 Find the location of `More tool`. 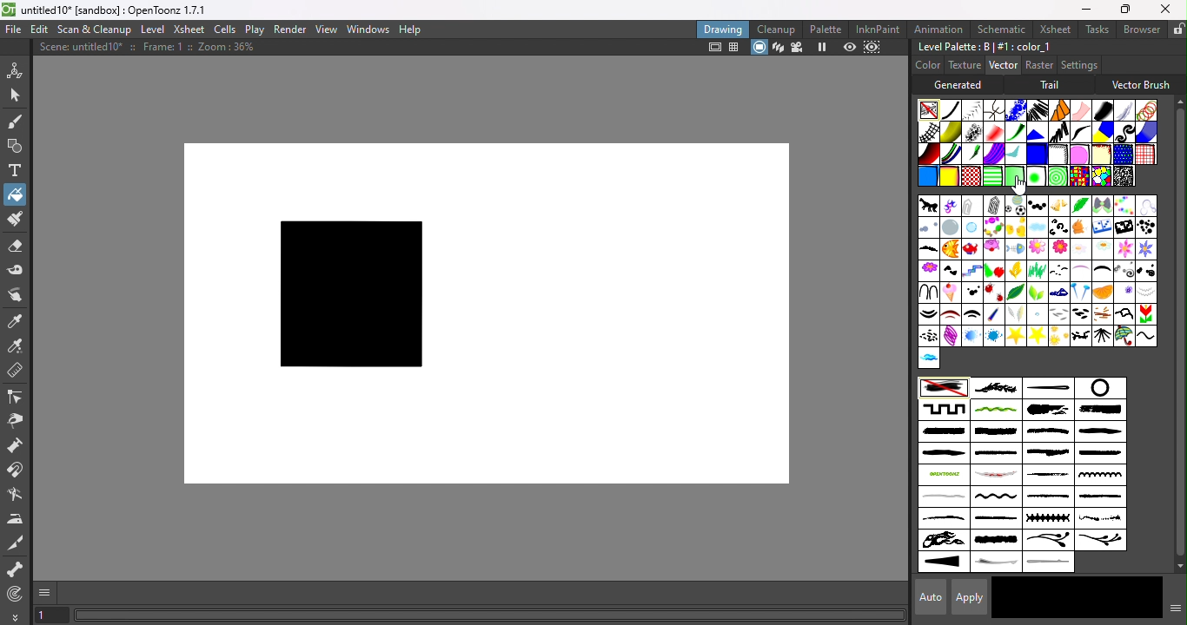

More tool is located at coordinates (16, 616).